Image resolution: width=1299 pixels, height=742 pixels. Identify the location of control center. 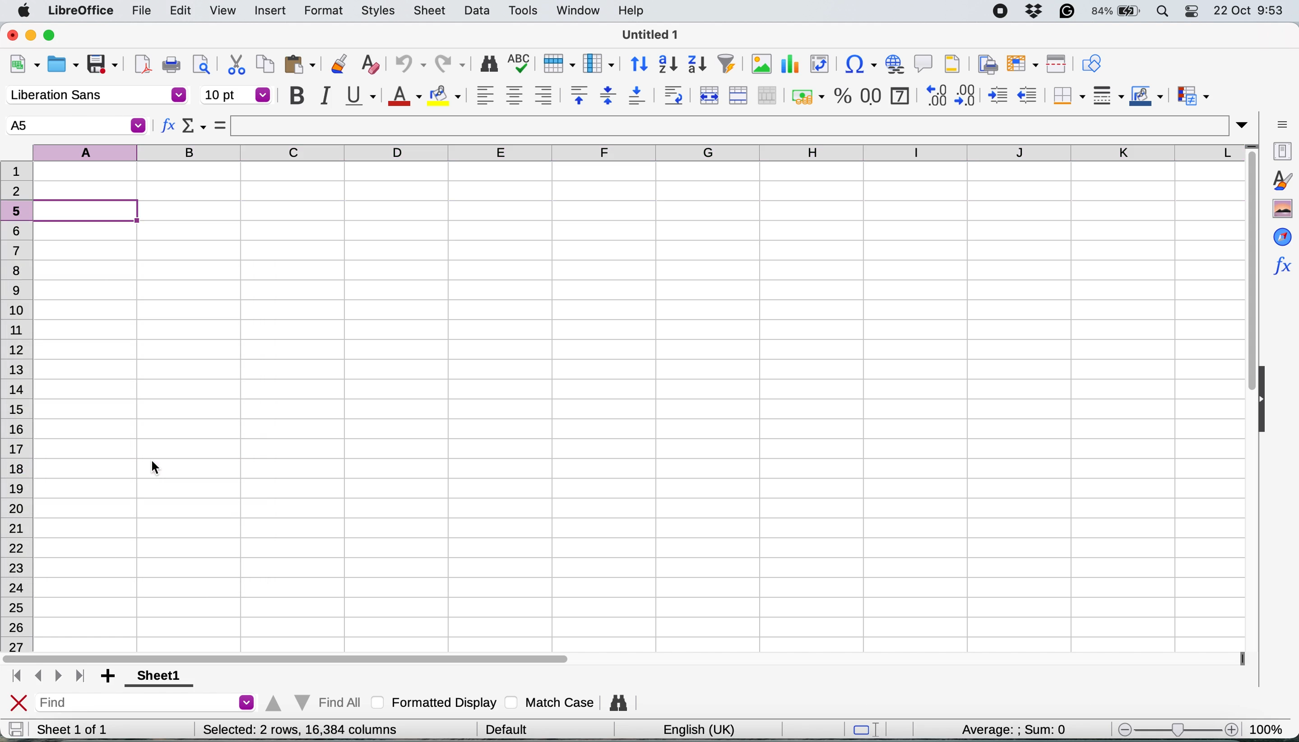
(1194, 11).